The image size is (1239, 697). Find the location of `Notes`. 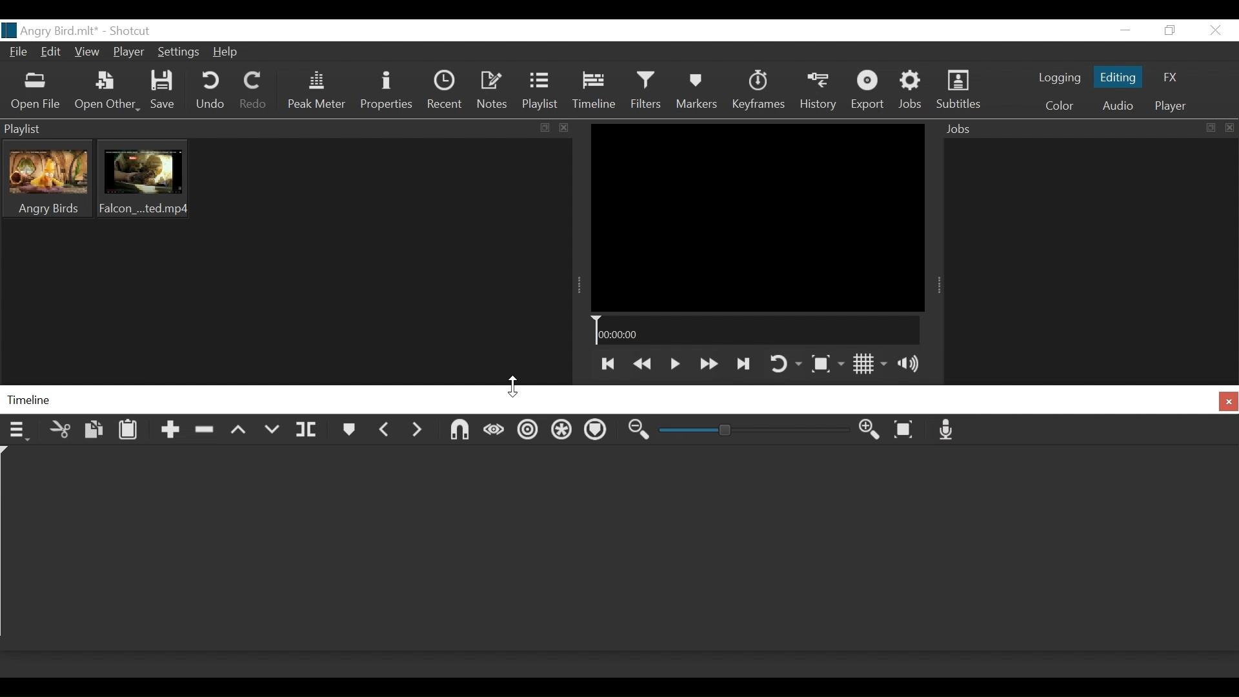

Notes is located at coordinates (491, 92).